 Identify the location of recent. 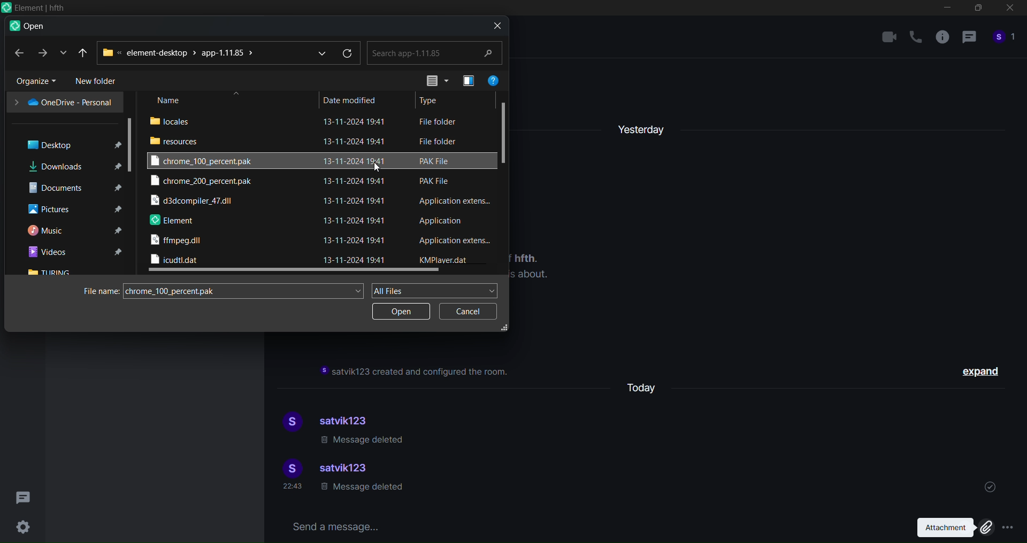
(84, 52).